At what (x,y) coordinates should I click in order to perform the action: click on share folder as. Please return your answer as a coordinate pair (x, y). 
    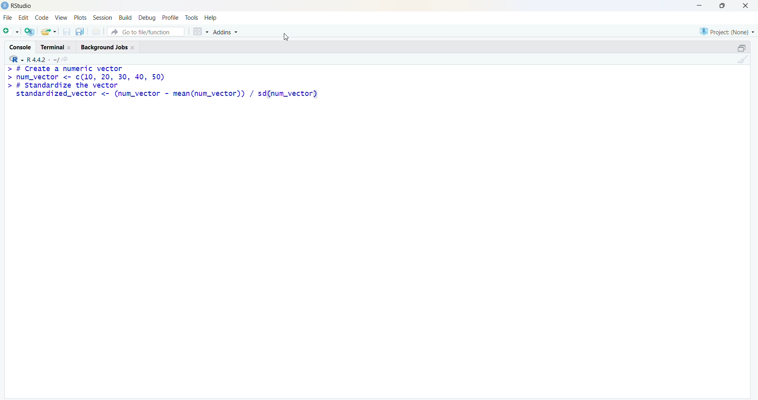
    Looking at the image, I should click on (49, 32).